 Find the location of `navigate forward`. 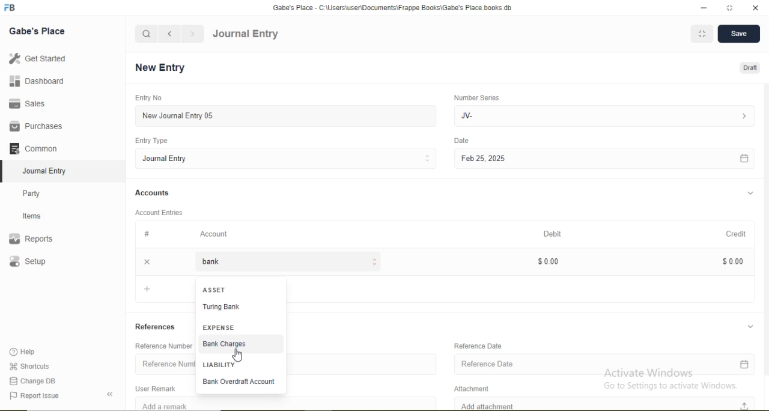

navigate forward is located at coordinates (193, 34).